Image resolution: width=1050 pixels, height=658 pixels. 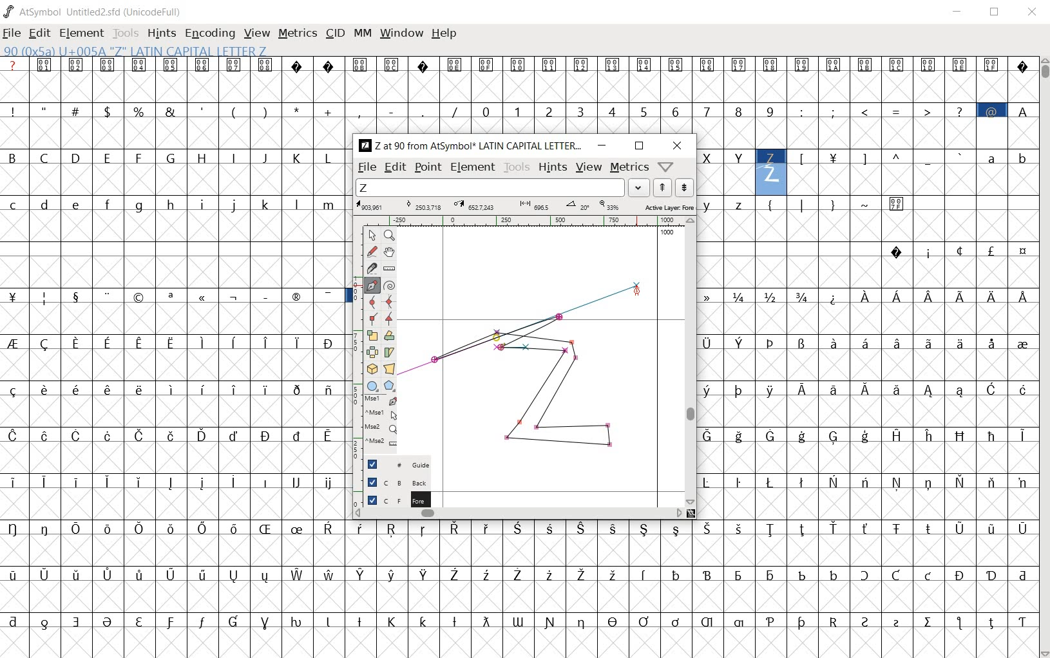 I want to click on ruler, so click(x=534, y=220).